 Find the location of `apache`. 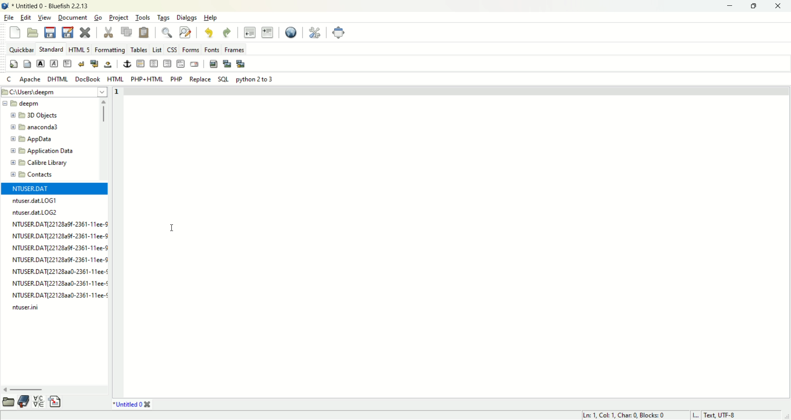

apache is located at coordinates (31, 79).